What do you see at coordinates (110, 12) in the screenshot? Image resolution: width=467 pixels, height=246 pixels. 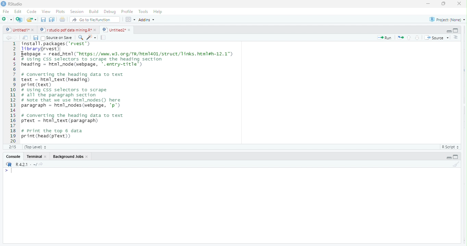 I see `Debug` at bounding box center [110, 12].